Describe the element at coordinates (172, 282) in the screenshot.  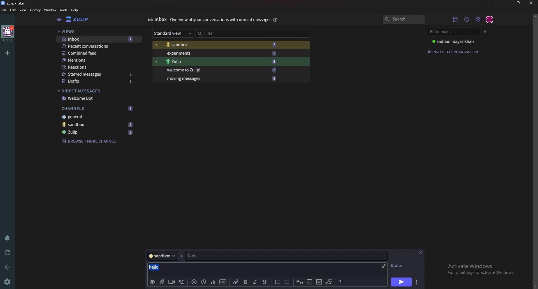
I see `Video call` at that location.